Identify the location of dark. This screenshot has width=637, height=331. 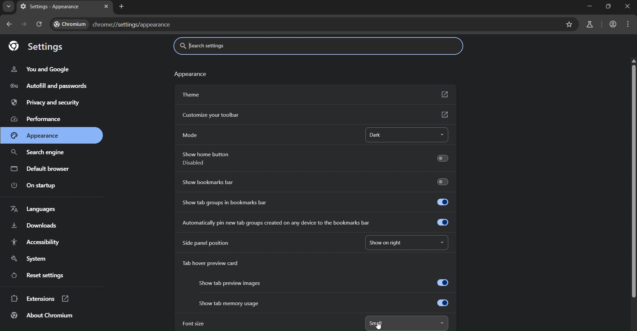
(389, 135).